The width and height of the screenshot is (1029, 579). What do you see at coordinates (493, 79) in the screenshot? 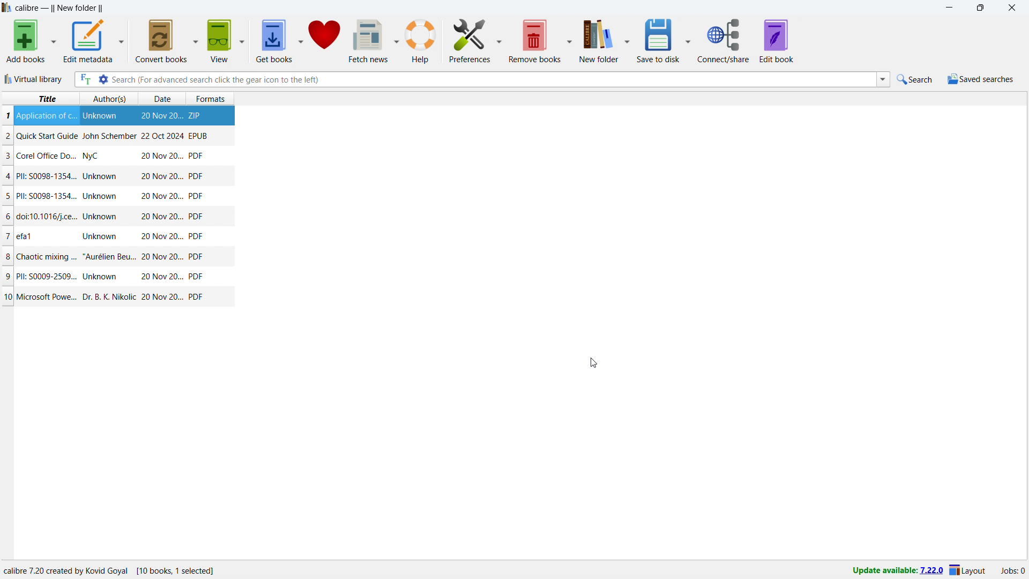
I see `enter search string` at bounding box center [493, 79].